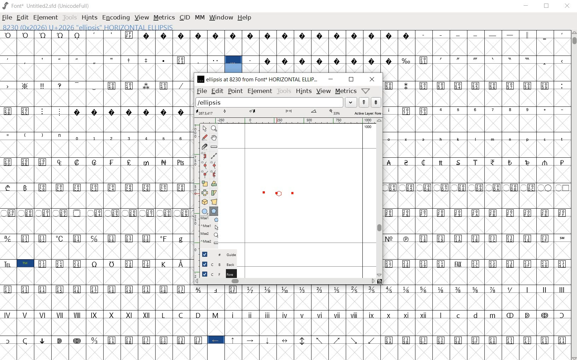  I want to click on perform a perspective transformation on the selection, so click(214, 202).